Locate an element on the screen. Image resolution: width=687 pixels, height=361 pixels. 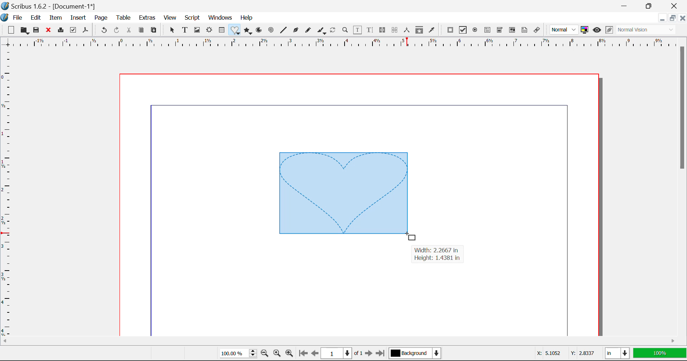
Image Frames is located at coordinates (197, 30).